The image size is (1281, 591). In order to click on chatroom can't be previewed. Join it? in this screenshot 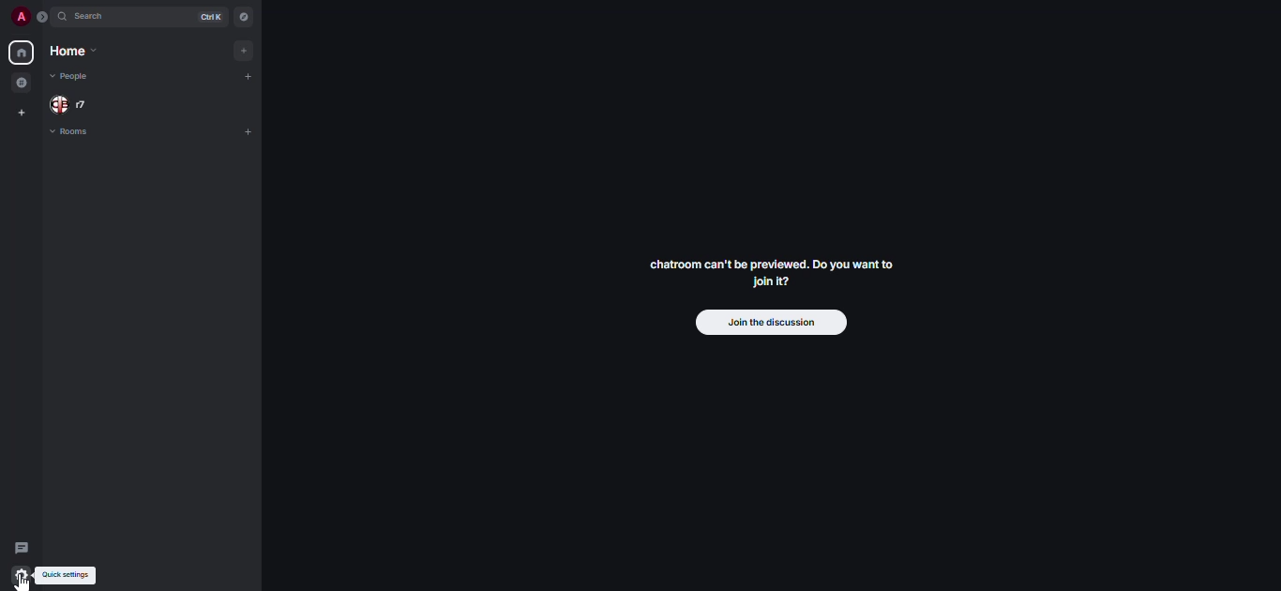, I will do `click(776, 274)`.